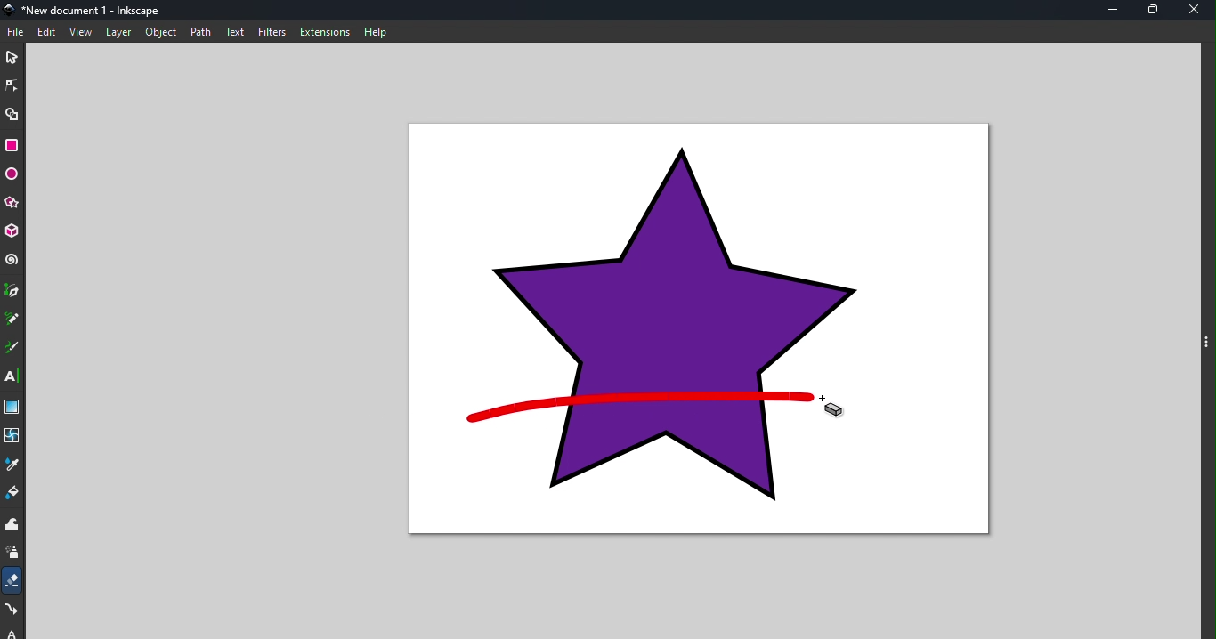 This screenshot has height=639, width=1216. Describe the element at coordinates (12, 319) in the screenshot. I see `pencil tool` at that location.